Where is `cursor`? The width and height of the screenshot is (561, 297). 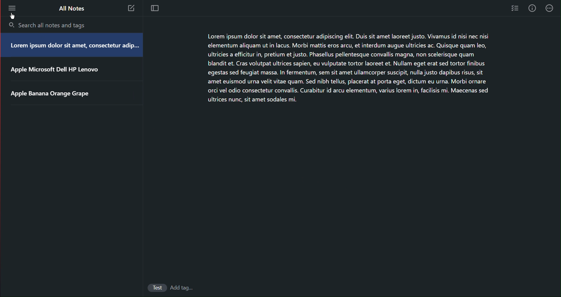 cursor is located at coordinates (15, 17).